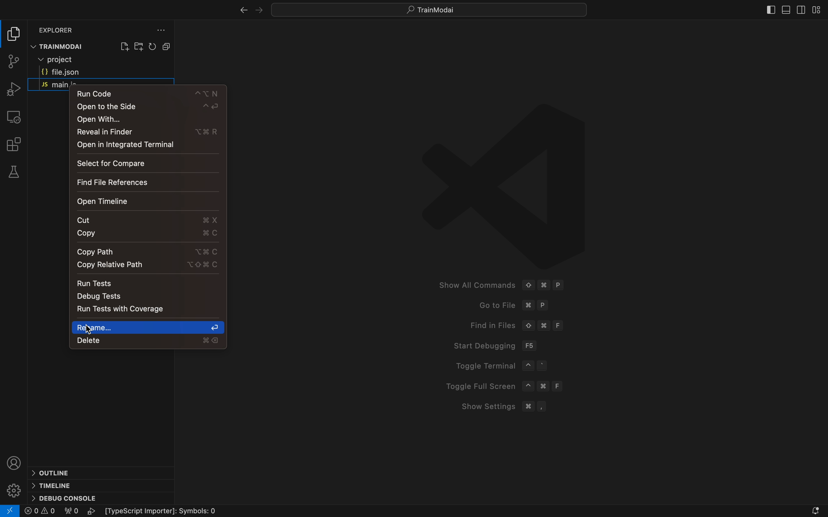  I want to click on , so click(166, 46).